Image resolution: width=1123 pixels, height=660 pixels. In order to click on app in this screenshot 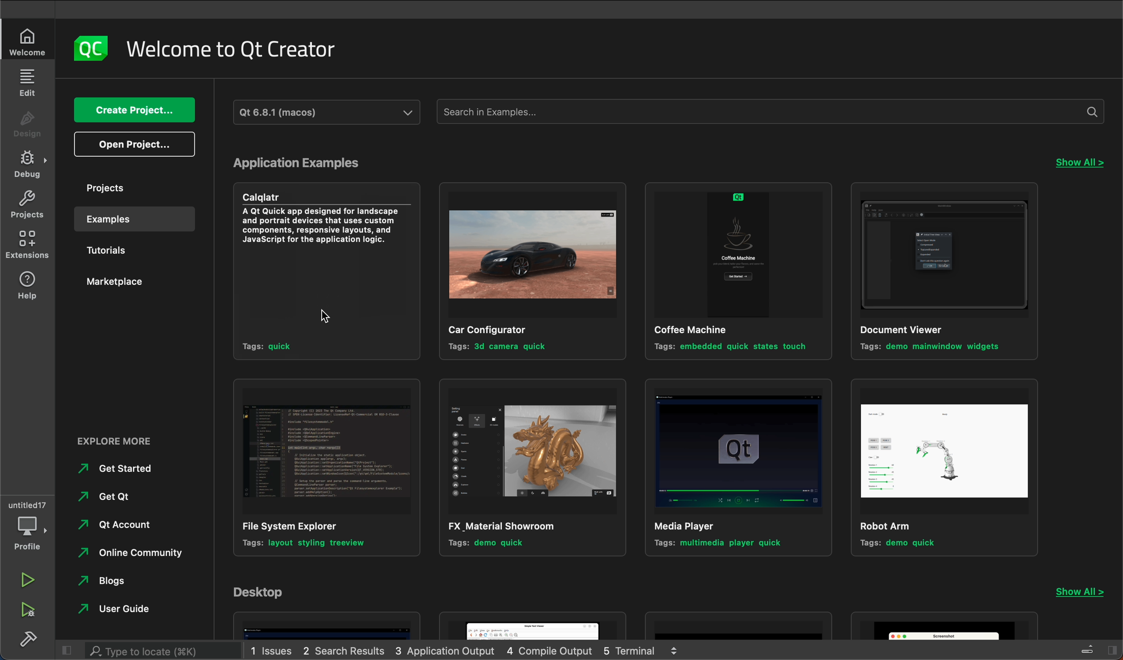, I will do `click(946, 626)`.